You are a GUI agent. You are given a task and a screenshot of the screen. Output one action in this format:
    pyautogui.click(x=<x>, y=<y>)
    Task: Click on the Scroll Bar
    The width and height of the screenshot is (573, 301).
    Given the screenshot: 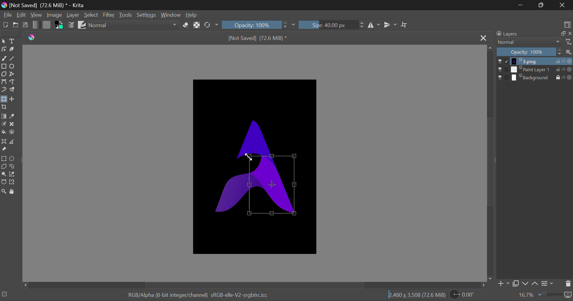 What is the action you would take?
    pyautogui.click(x=254, y=285)
    